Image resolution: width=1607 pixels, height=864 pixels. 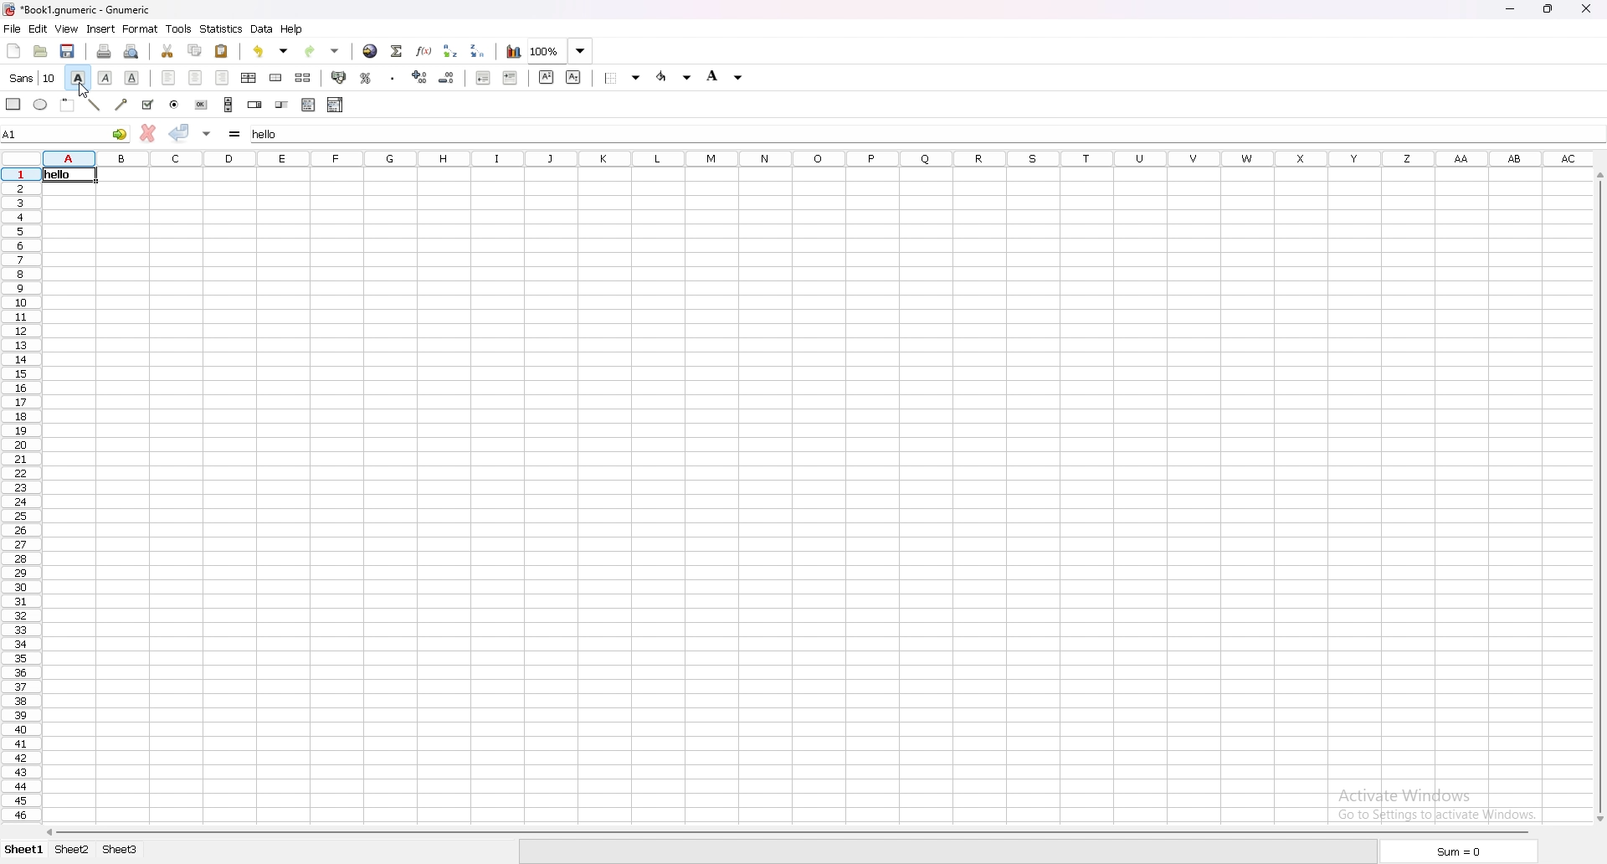 I want to click on combo box, so click(x=335, y=105).